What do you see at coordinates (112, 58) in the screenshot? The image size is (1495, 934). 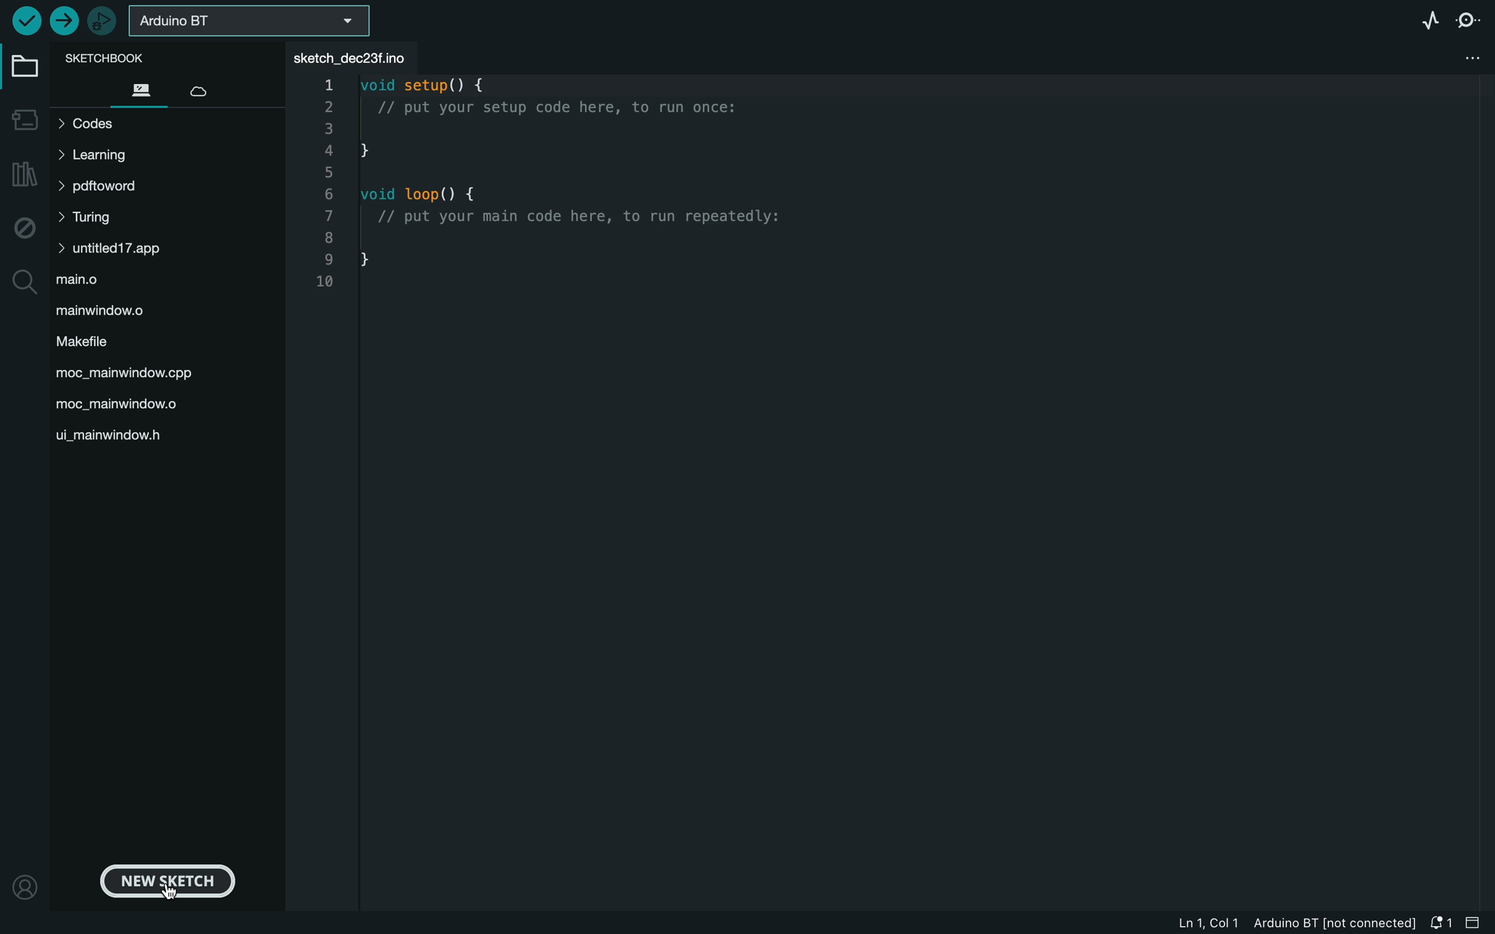 I see `sketchbook` at bounding box center [112, 58].